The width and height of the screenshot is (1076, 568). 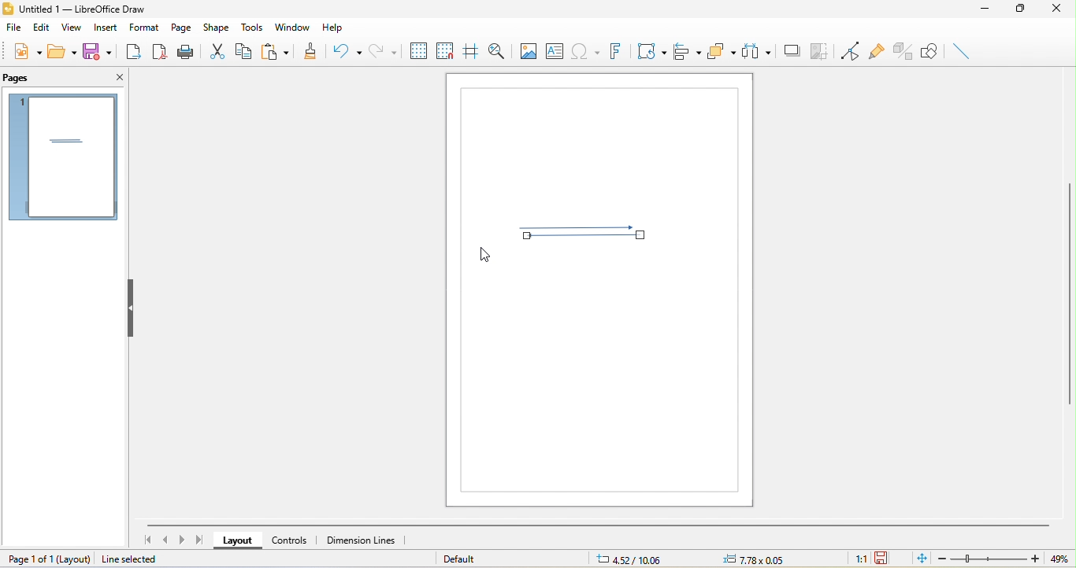 What do you see at coordinates (614, 51) in the screenshot?
I see `font work text` at bounding box center [614, 51].